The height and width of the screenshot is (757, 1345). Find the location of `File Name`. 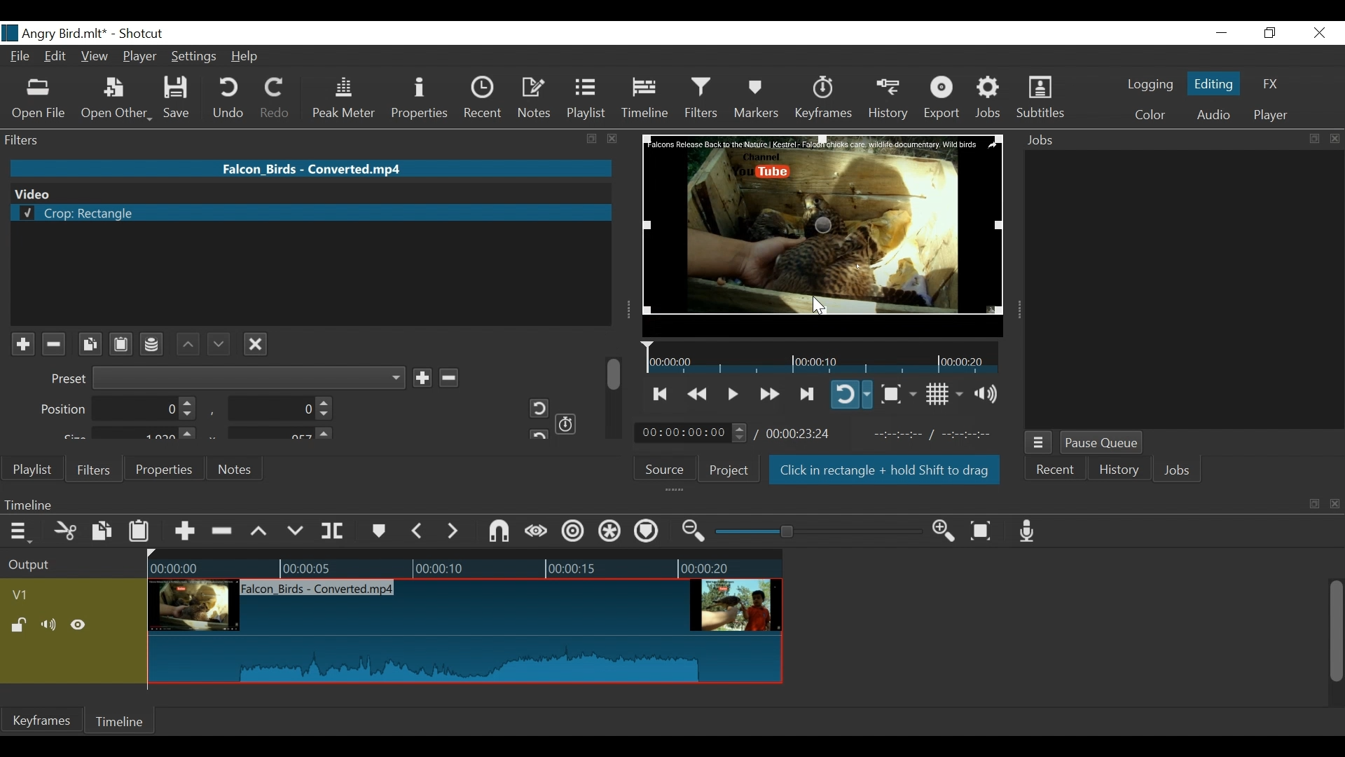

File Name is located at coordinates (22, 58).